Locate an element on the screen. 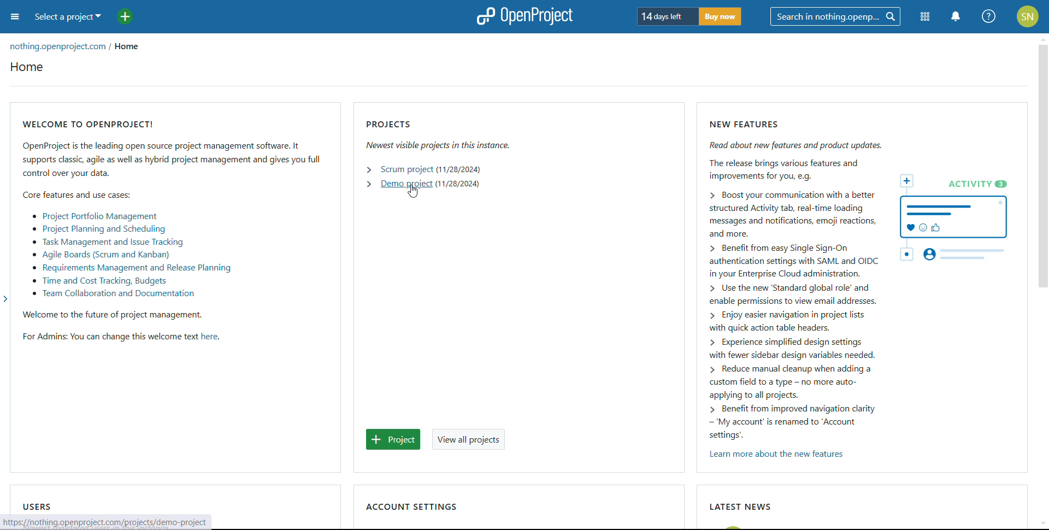 Image resolution: width=1049 pixels, height=530 pixels. buy now is located at coordinates (720, 16).